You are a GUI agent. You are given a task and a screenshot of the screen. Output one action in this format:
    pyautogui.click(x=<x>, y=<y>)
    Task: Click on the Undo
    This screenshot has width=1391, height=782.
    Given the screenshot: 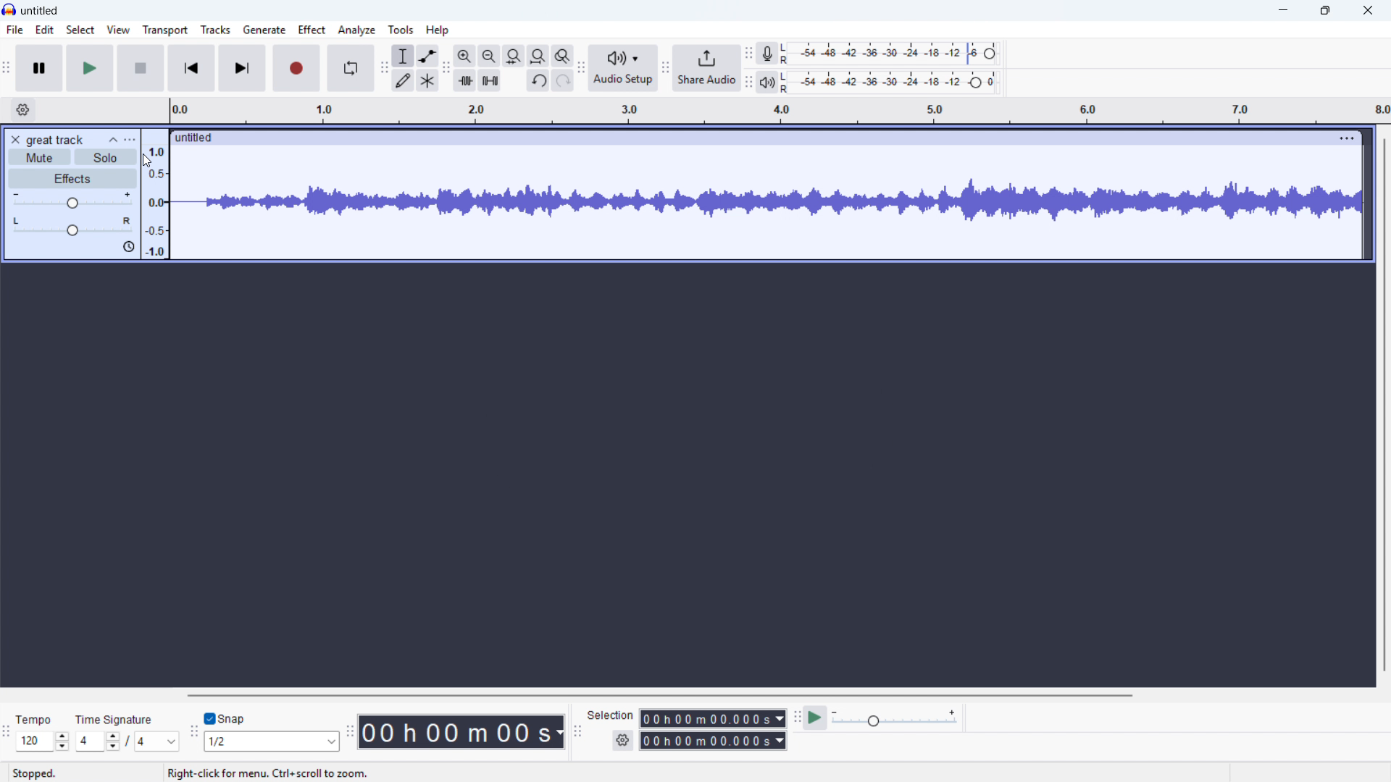 What is the action you would take?
    pyautogui.click(x=538, y=81)
    